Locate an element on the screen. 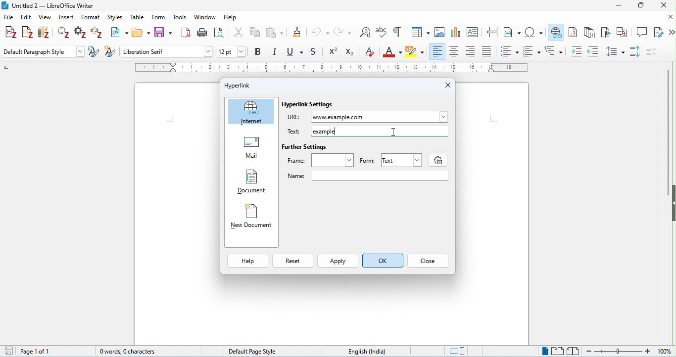 Image resolution: width=676 pixels, height=357 pixels. superscript is located at coordinates (334, 51).